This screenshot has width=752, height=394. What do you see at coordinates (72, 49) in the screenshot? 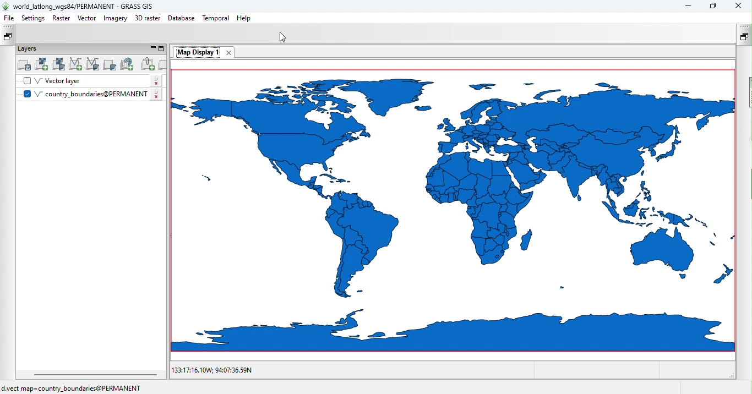
I see `Layers` at bounding box center [72, 49].